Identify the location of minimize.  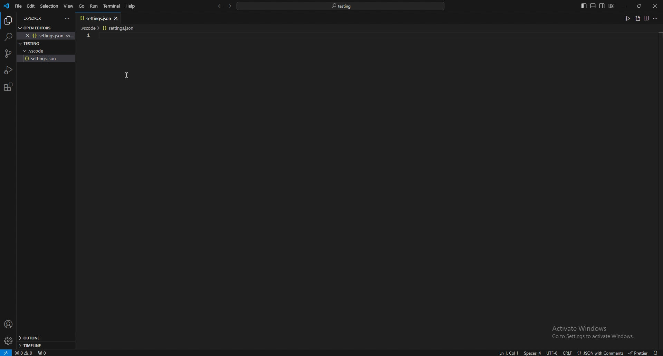
(624, 6).